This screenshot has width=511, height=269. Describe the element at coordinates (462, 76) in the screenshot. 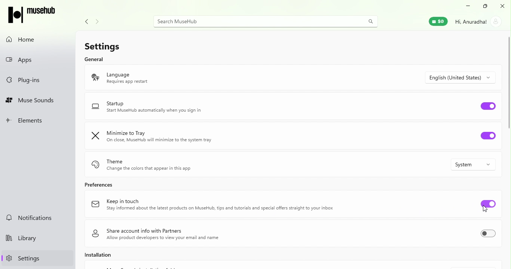

I see `Drop down` at that location.